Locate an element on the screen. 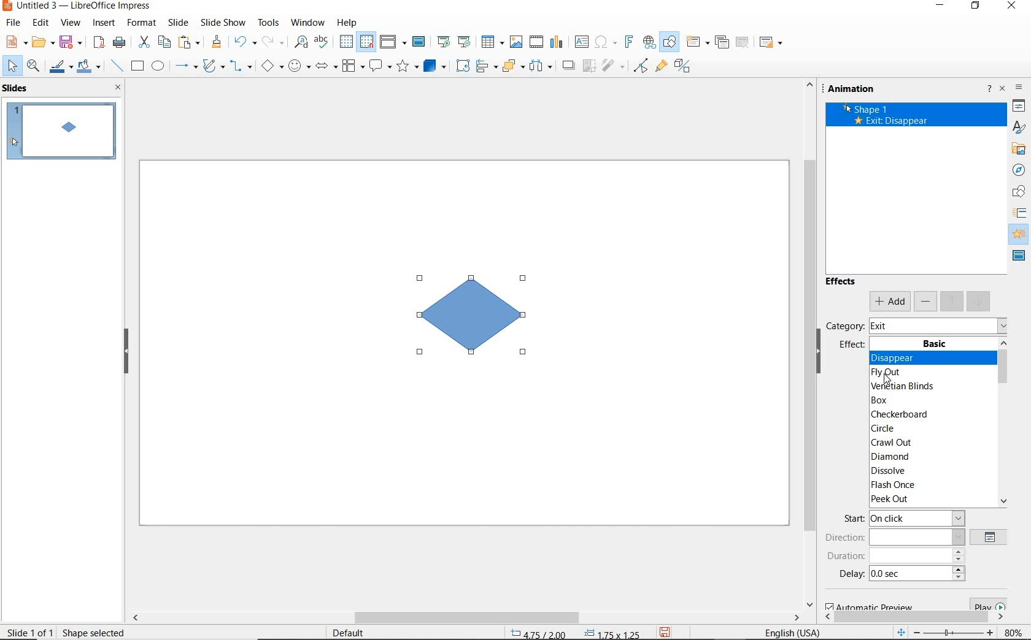 The width and height of the screenshot is (1031, 640). rectangle is located at coordinates (138, 66).